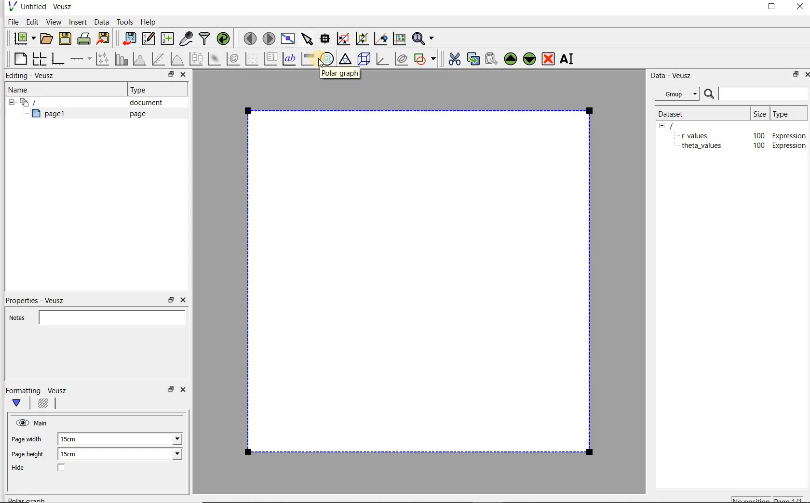  What do you see at coordinates (787, 133) in the screenshot?
I see `Expression` at bounding box center [787, 133].